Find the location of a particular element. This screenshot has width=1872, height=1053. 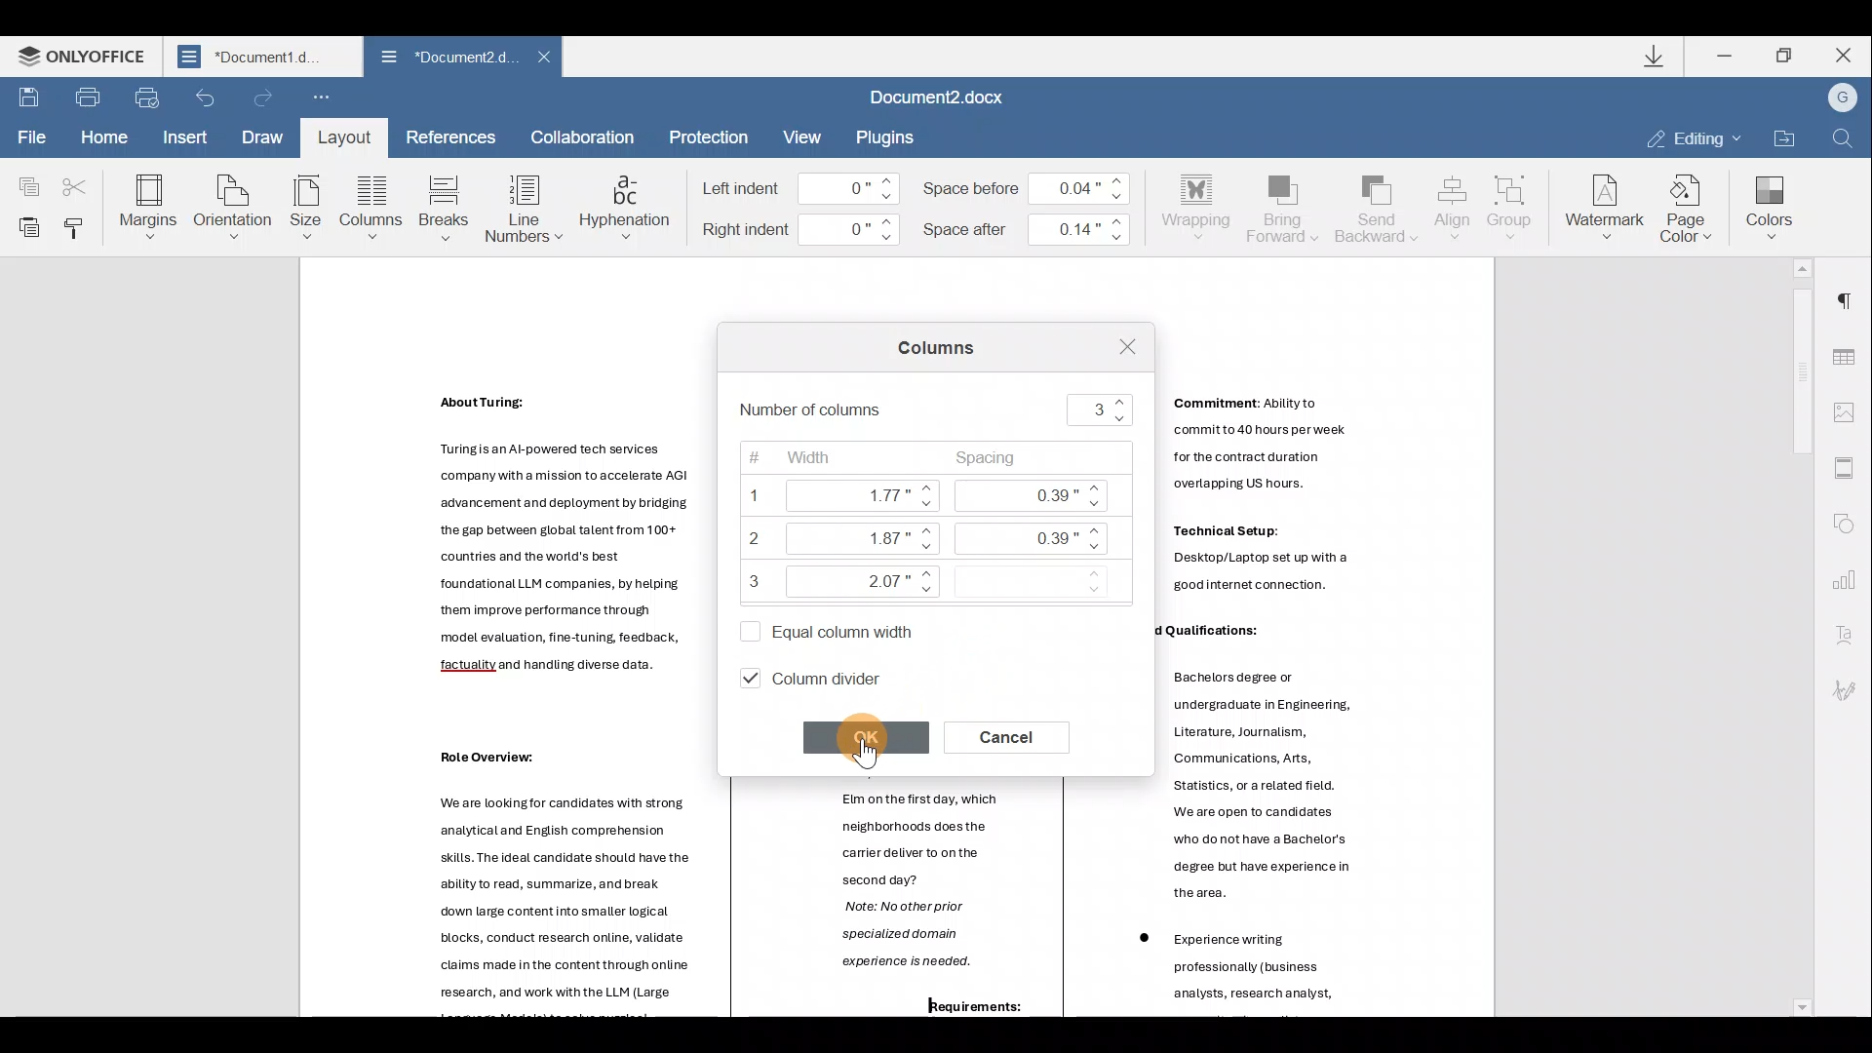

Copy is located at coordinates (24, 177).